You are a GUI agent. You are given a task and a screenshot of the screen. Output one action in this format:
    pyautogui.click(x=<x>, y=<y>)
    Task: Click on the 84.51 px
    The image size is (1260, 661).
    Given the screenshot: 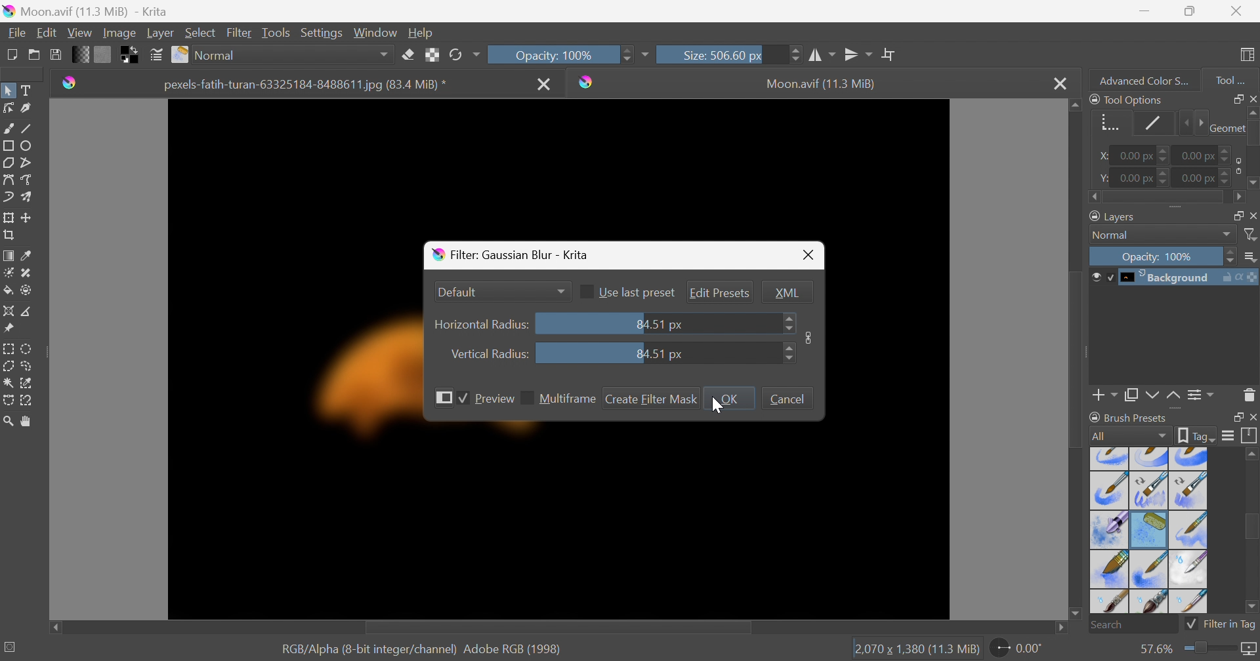 What is the action you would take?
    pyautogui.click(x=658, y=354)
    